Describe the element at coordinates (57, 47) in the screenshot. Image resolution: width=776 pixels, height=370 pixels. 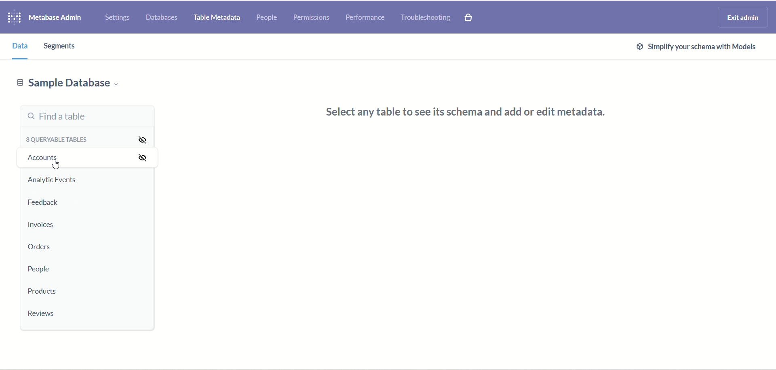
I see `segments` at that location.